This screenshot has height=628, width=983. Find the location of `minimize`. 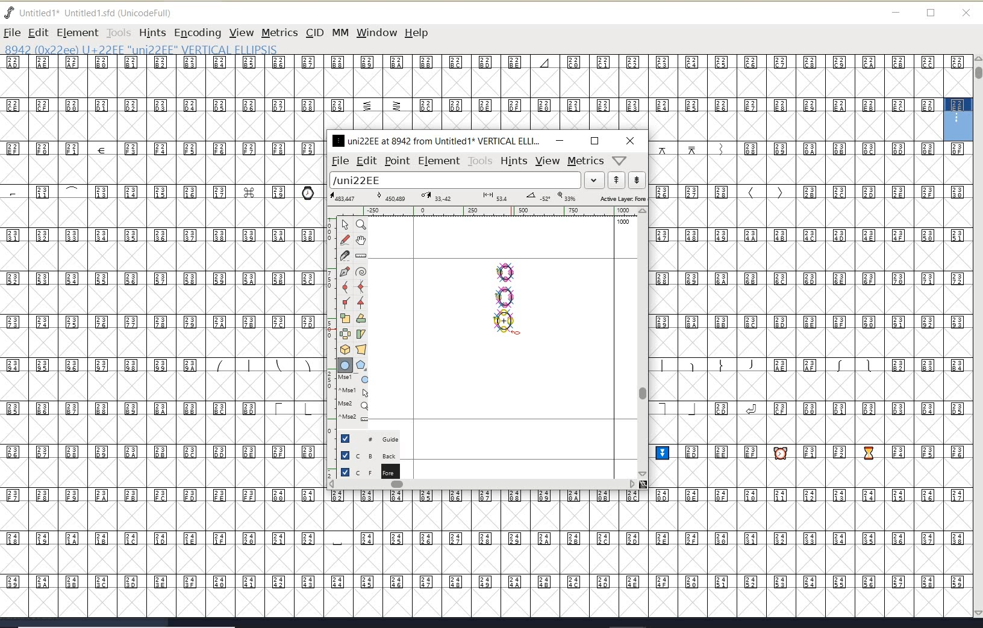

minimize is located at coordinates (896, 13).